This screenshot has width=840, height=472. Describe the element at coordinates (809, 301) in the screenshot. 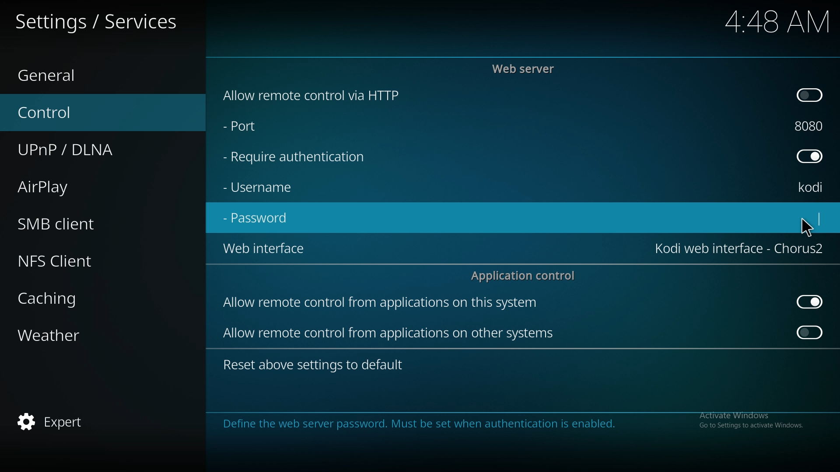

I see `off` at that location.